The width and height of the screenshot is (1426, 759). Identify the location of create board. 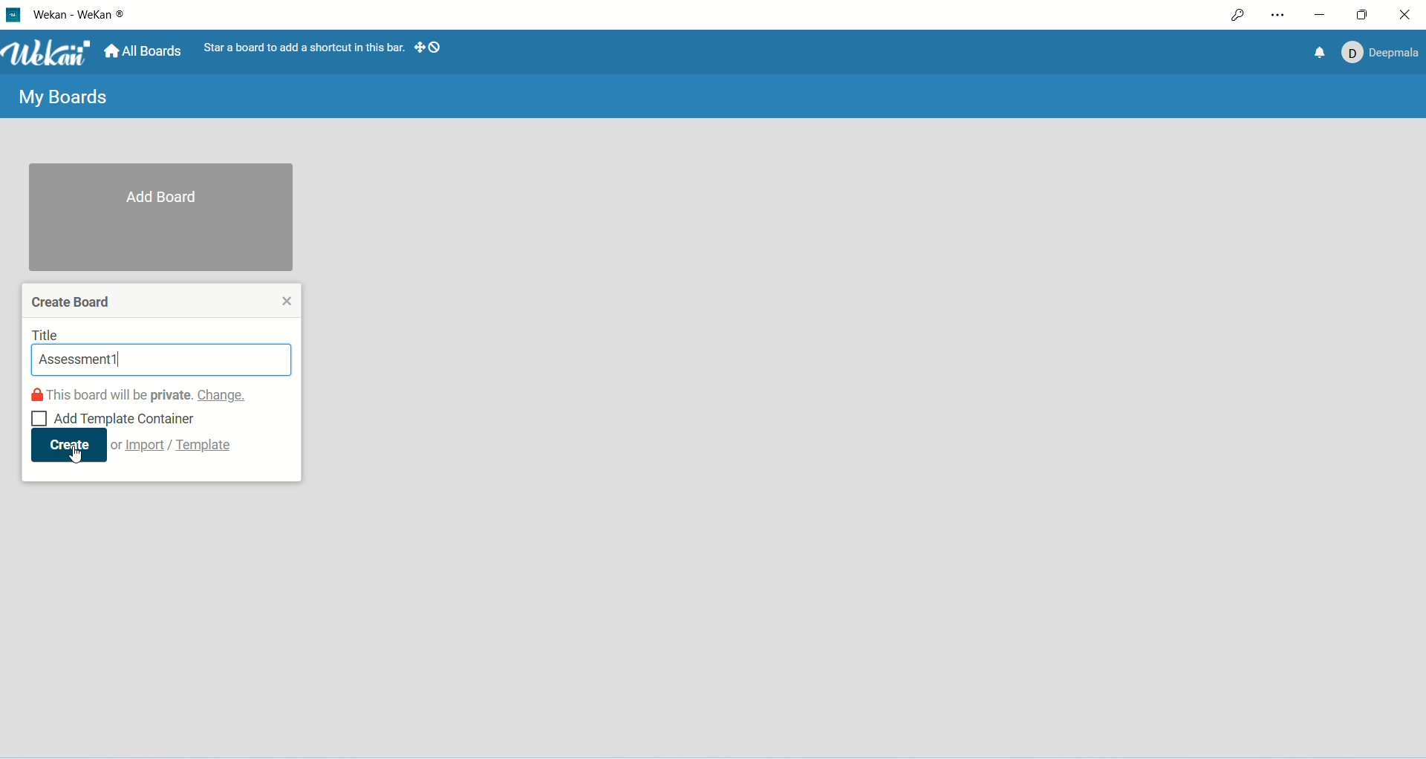
(70, 302).